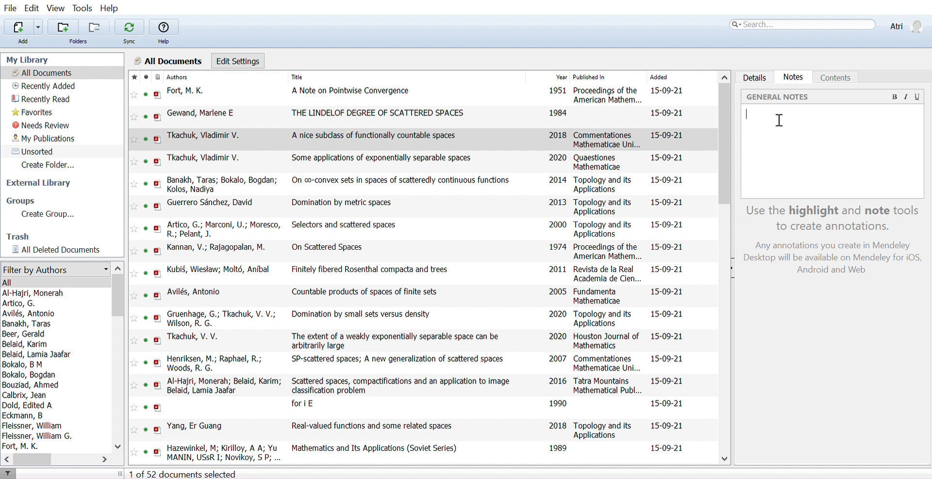 Image resolution: width=932 pixels, height=479 pixels. What do you see at coordinates (792, 77) in the screenshot?
I see `Notes` at bounding box center [792, 77].